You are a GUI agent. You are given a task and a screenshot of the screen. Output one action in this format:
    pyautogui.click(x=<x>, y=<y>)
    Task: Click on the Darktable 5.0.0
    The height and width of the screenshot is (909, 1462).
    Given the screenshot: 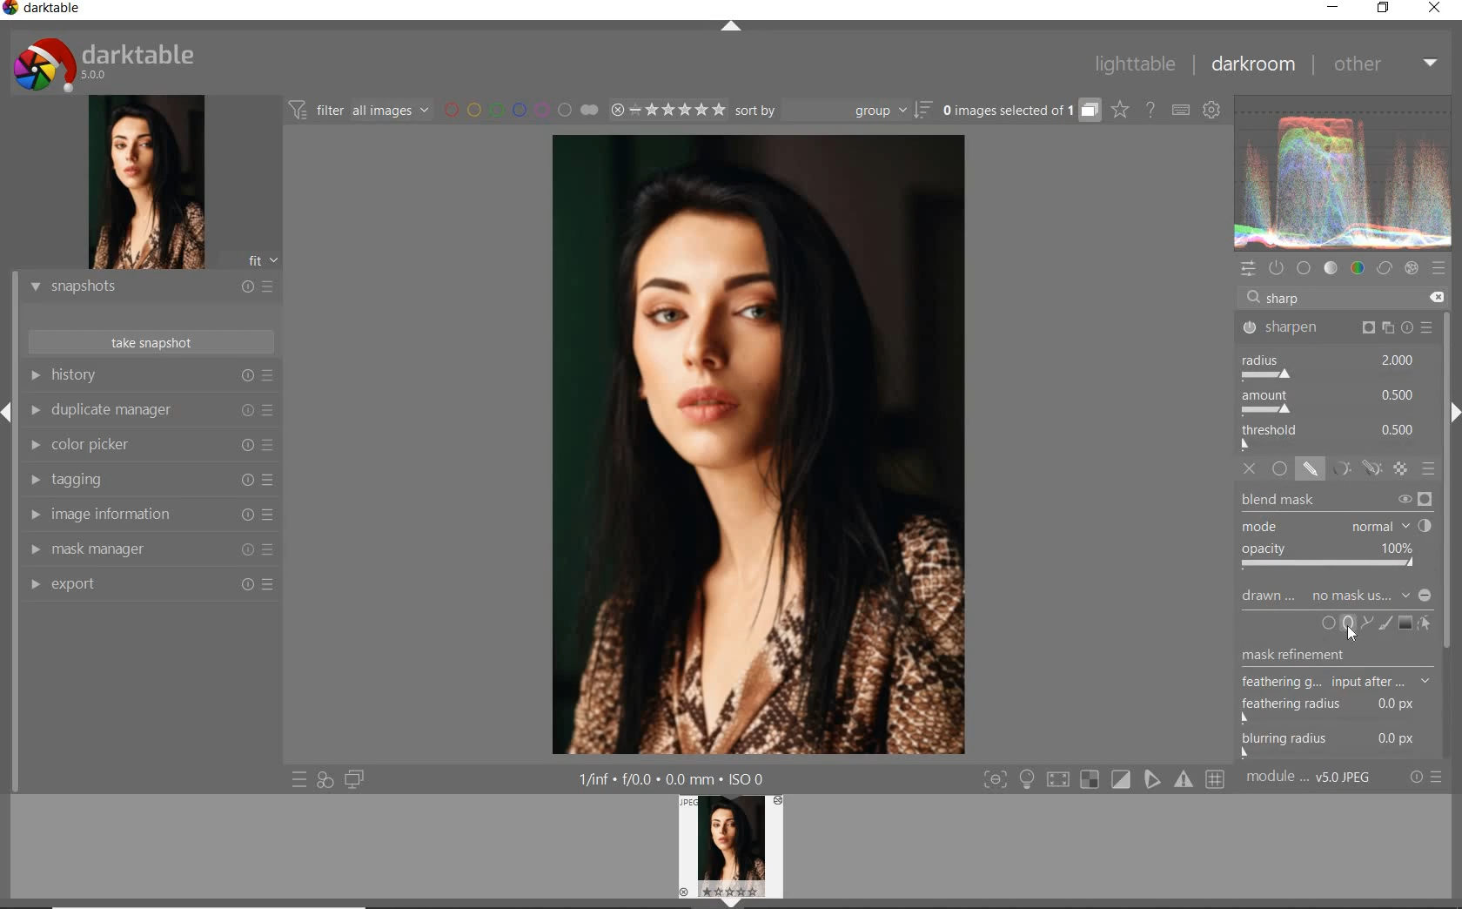 What is the action you would take?
    pyautogui.click(x=104, y=64)
    